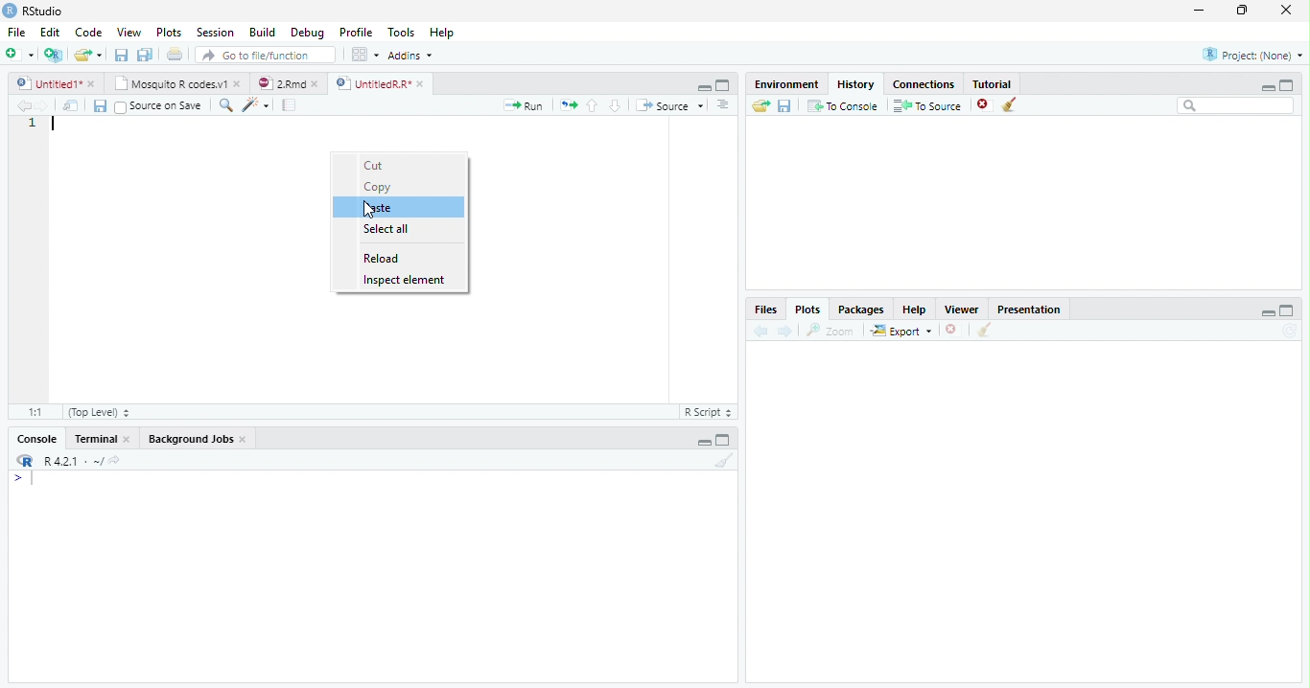  Describe the element at coordinates (787, 332) in the screenshot. I see `Next` at that location.